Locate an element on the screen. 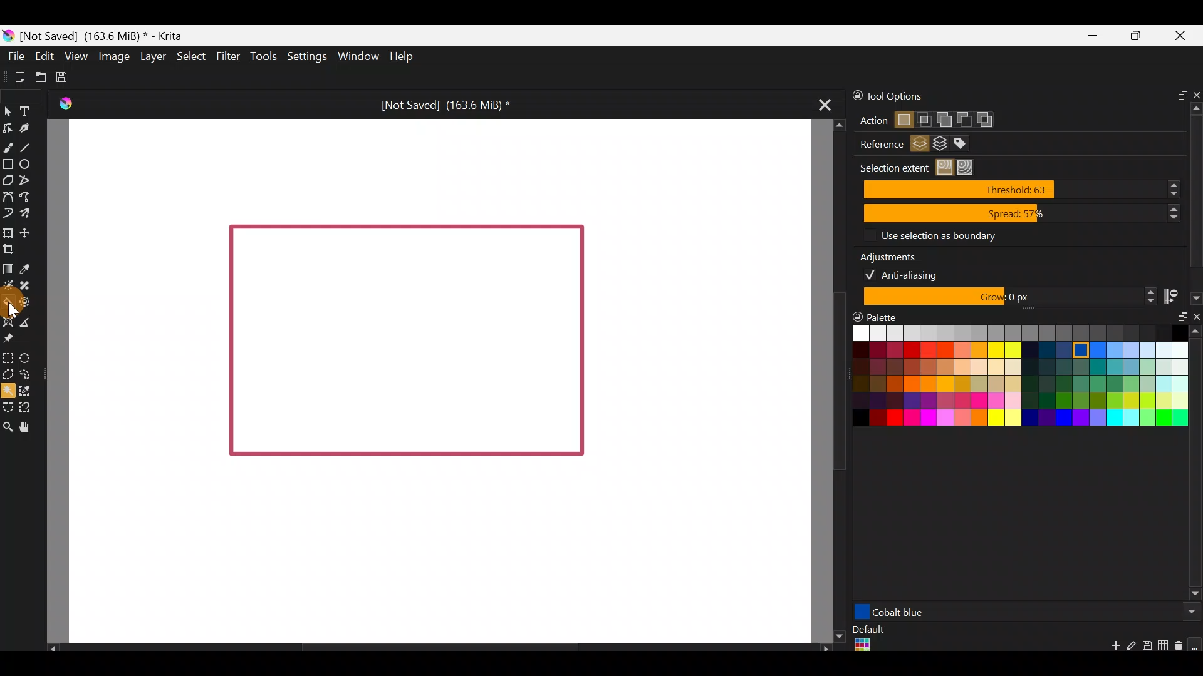 This screenshot has width=1203, height=676. Color palette is located at coordinates (1006, 379).